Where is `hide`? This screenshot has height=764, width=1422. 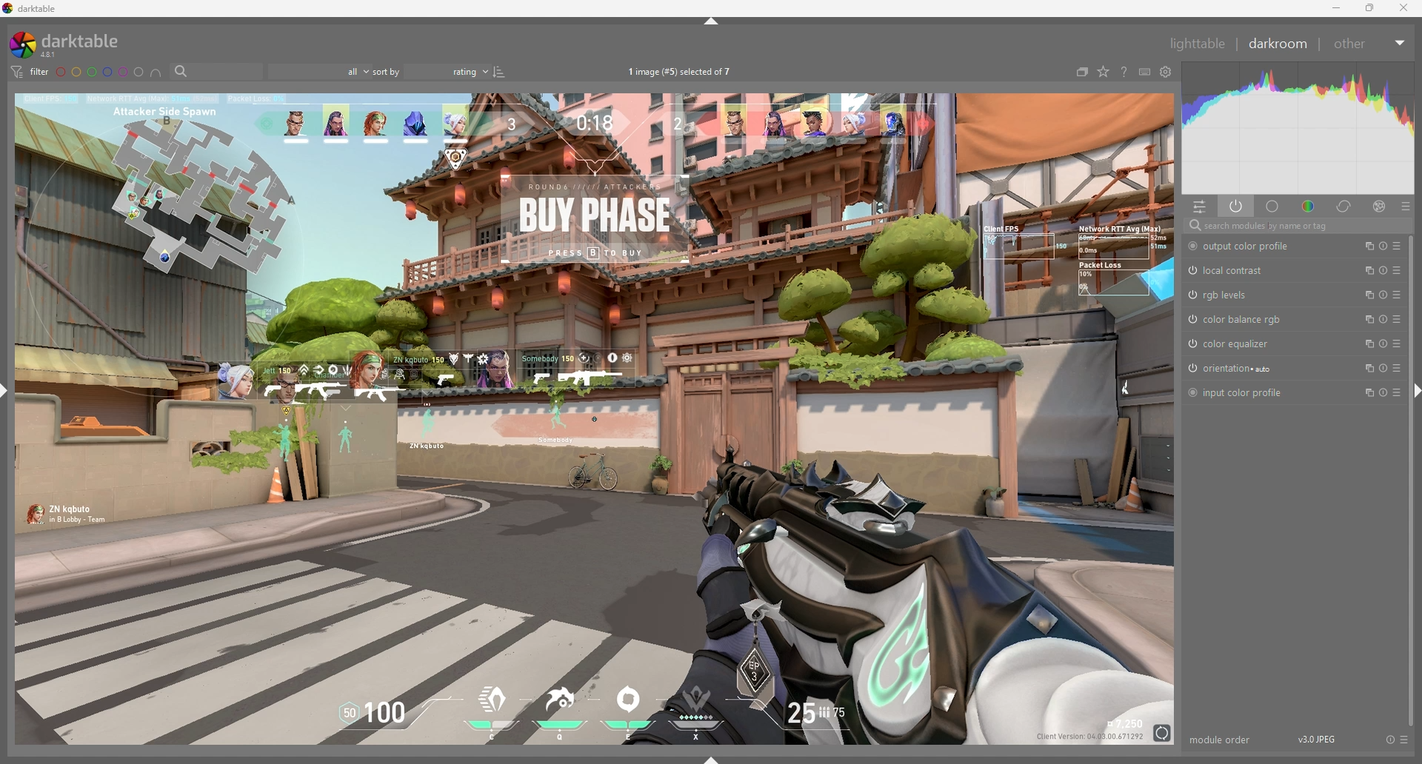
hide is located at coordinates (712, 21).